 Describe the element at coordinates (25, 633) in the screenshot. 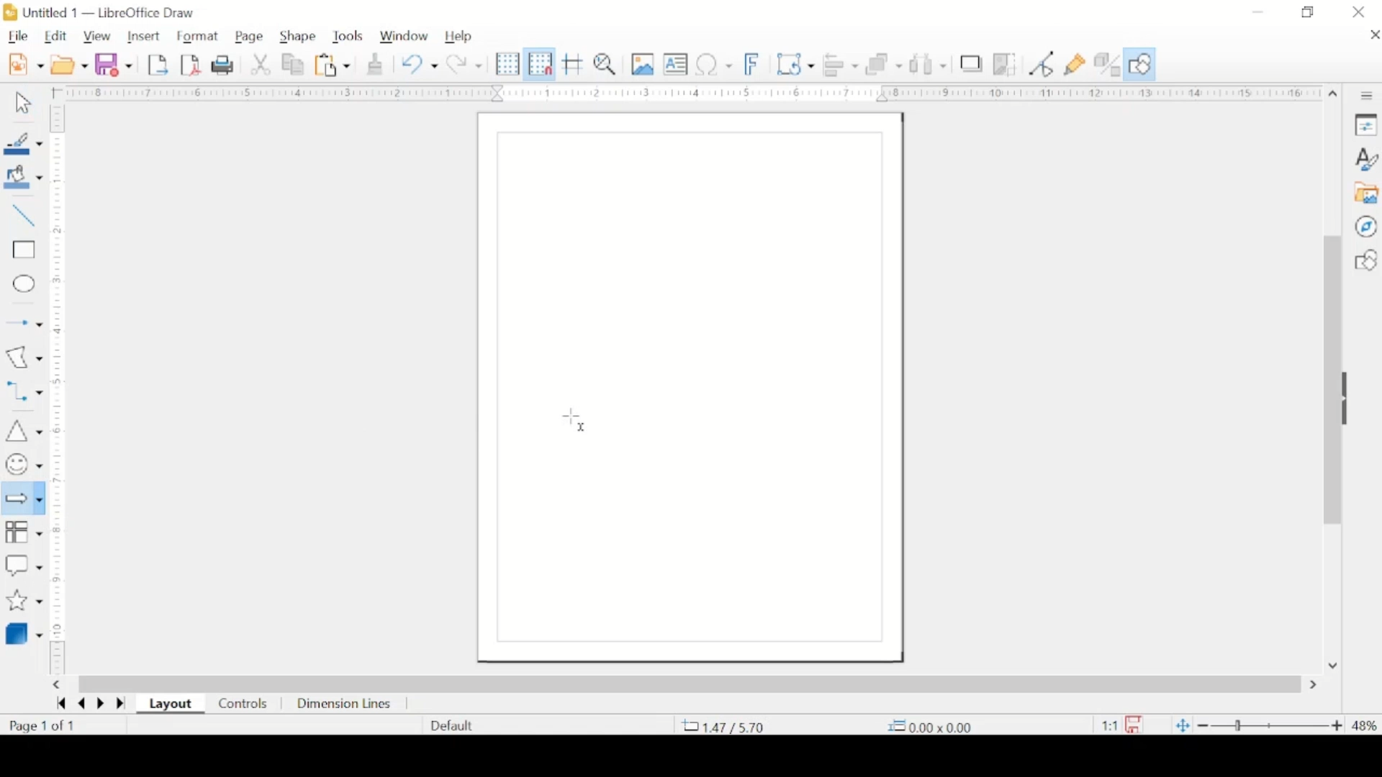

I see `3d object` at that location.